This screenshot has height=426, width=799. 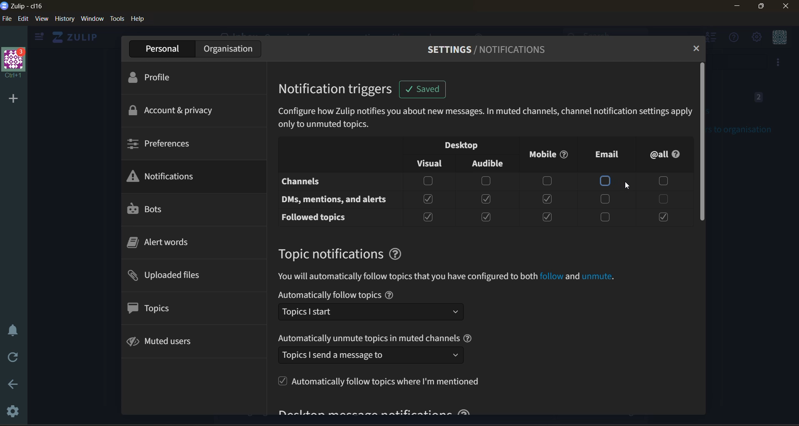 What do you see at coordinates (168, 177) in the screenshot?
I see `notifications` at bounding box center [168, 177].